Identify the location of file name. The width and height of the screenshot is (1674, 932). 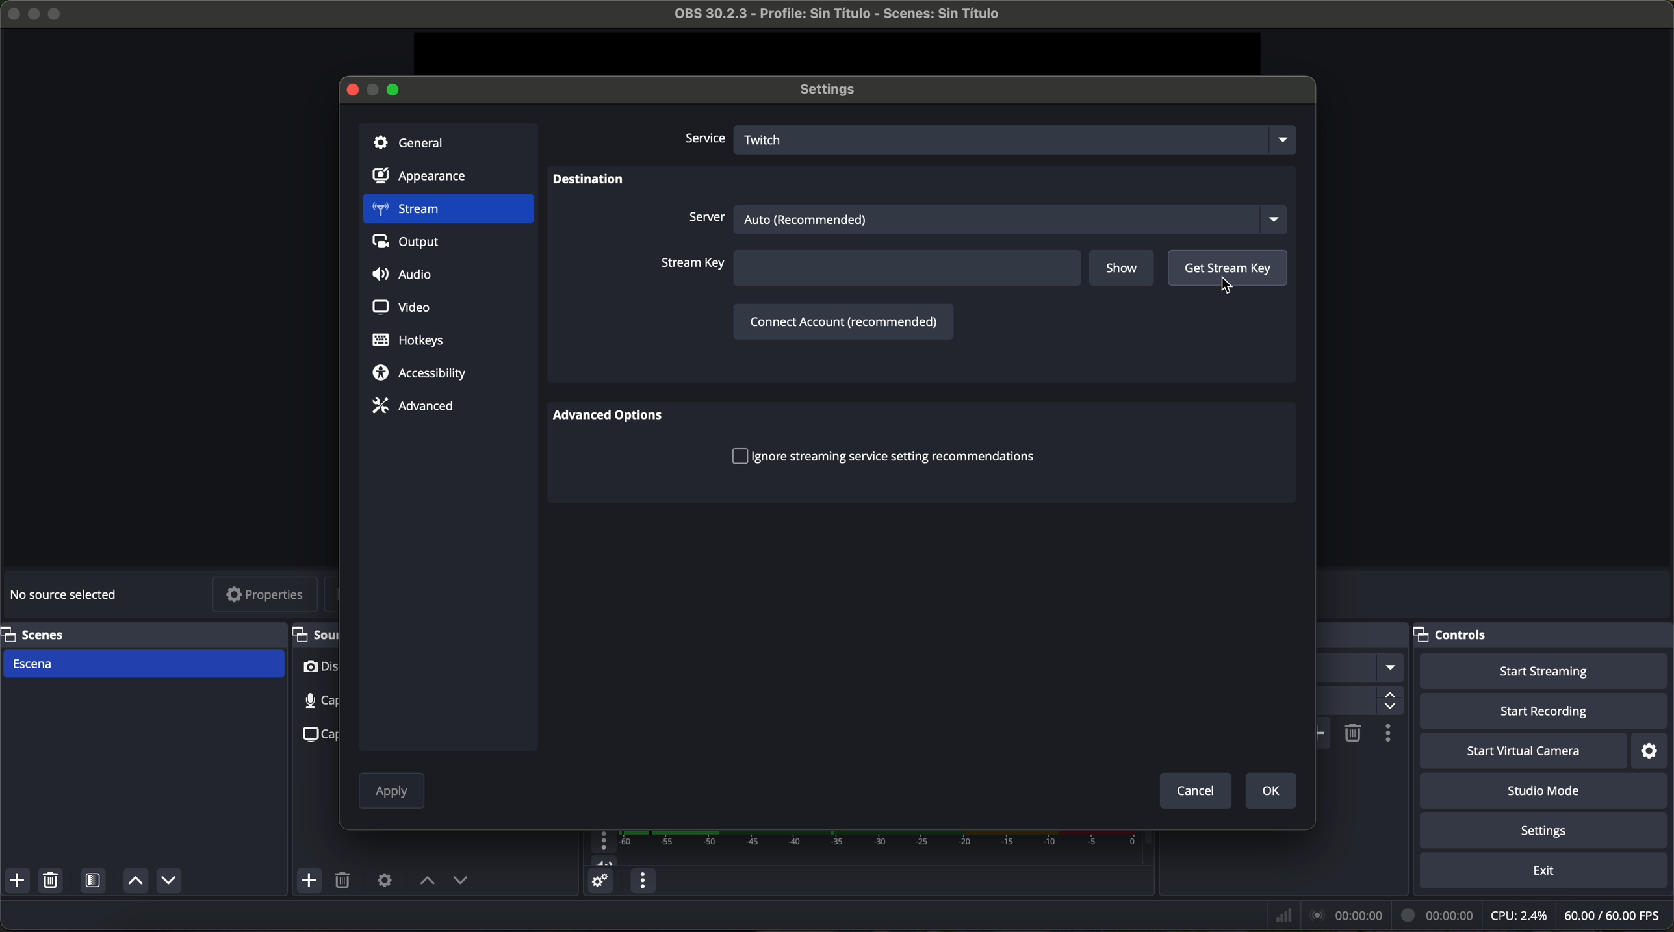
(825, 16).